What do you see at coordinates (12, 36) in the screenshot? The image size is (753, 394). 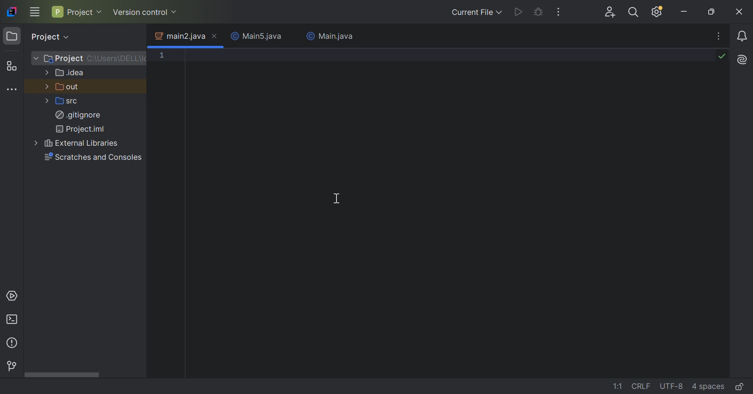 I see `Project icon` at bounding box center [12, 36].